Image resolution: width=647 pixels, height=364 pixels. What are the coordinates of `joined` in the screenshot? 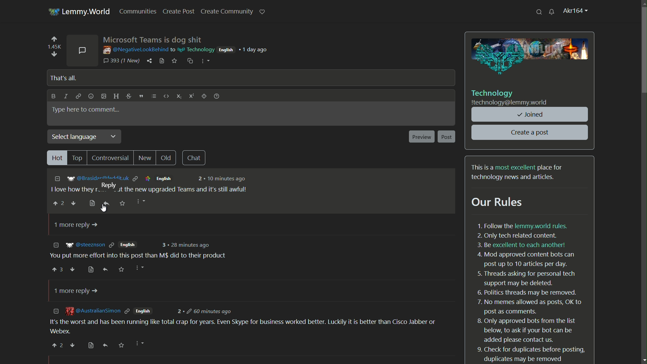 It's located at (530, 115).